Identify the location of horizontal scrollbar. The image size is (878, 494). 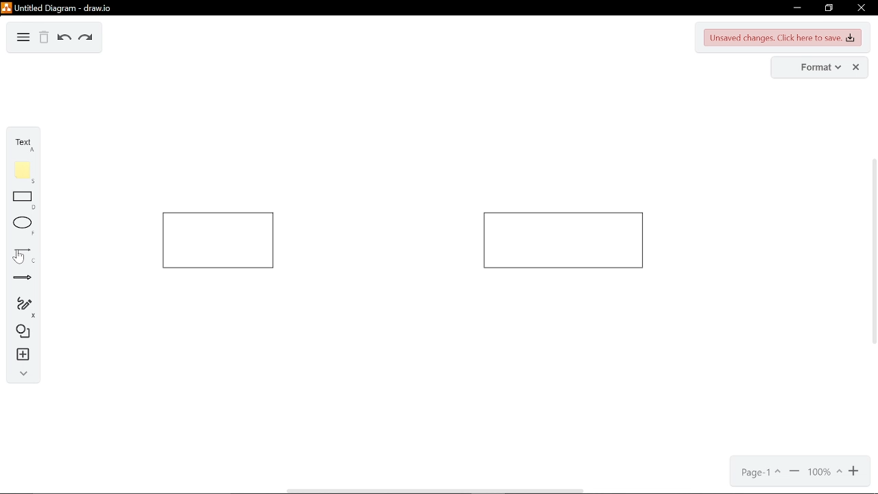
(438, 491).